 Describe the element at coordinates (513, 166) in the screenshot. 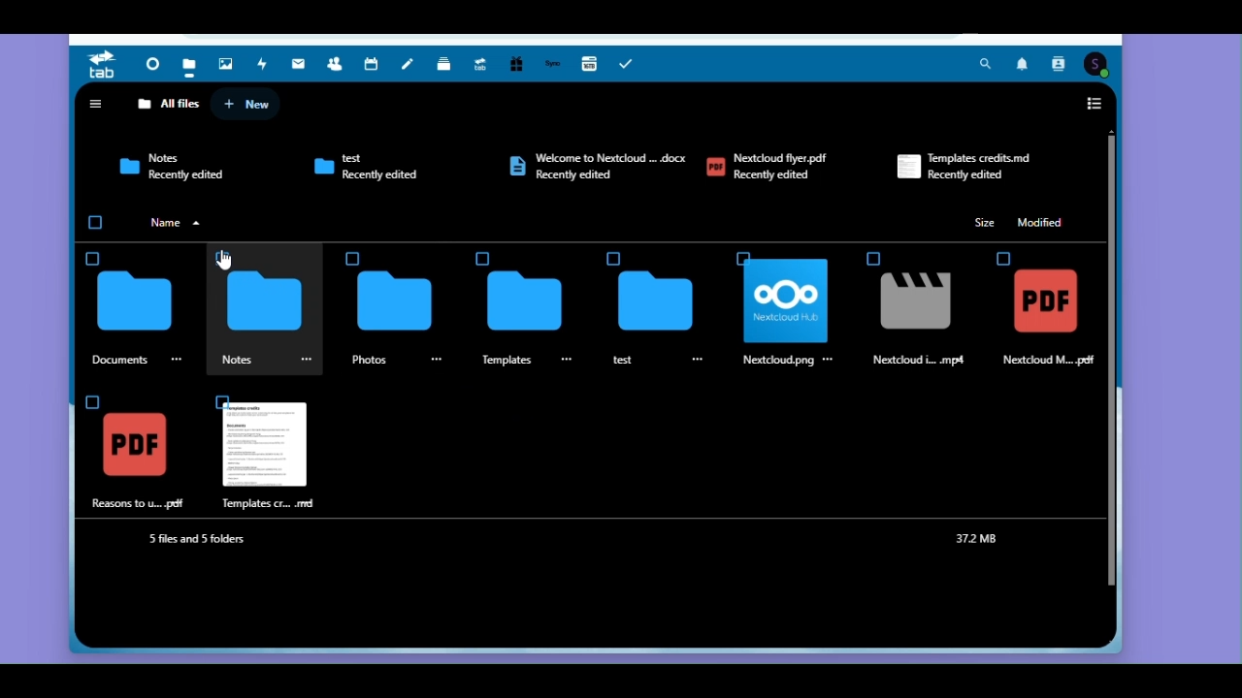

I see `Icon` at that location.